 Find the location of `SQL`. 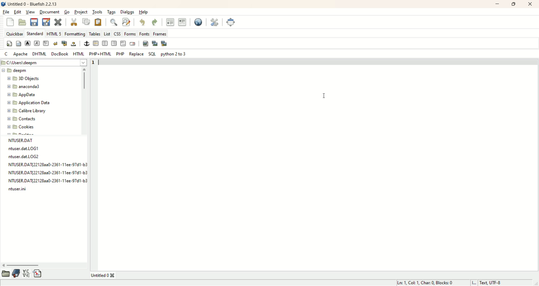

SQL is located at coordinates (152, 54).